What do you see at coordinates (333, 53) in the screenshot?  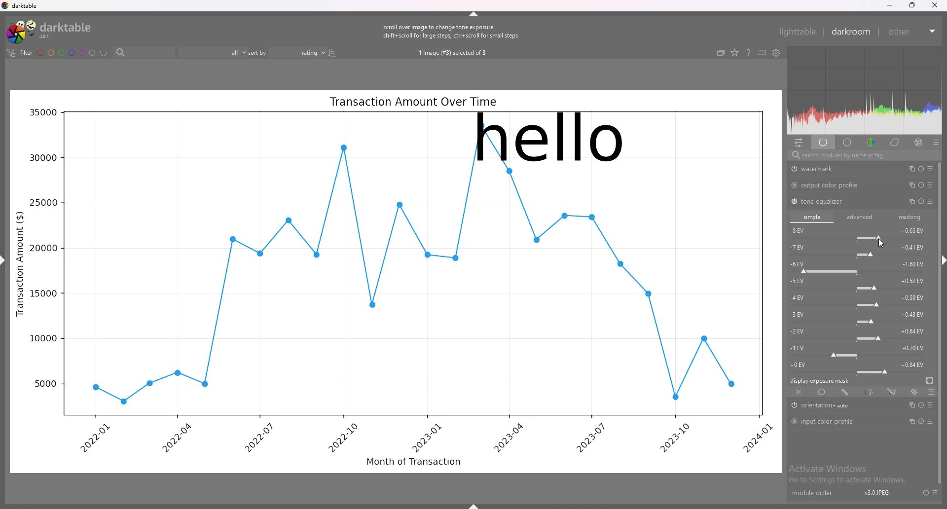 I see `reverse sort order` at bounding box center [333, 53].